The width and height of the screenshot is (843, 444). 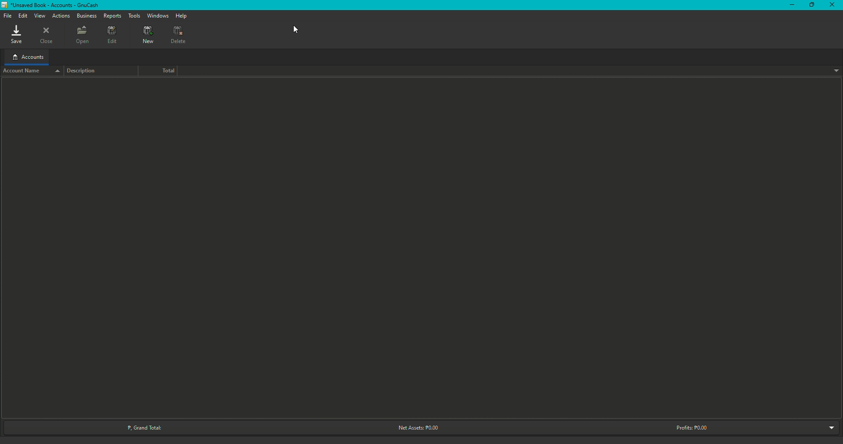 What do you see at coordinates (298, 30) in the screenshot?
I see `Cursor` at bounding box center [298, 30].